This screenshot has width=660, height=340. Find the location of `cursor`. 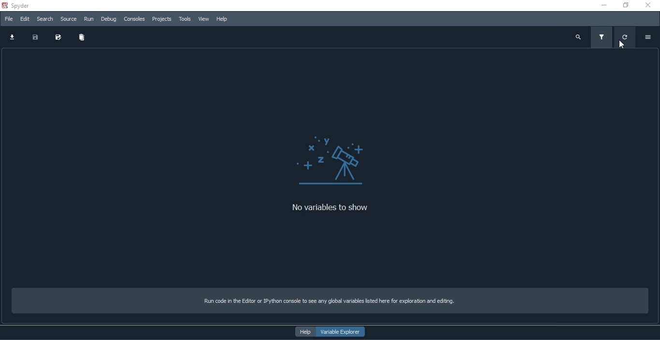

cursor is located at coordinates (624, 44).